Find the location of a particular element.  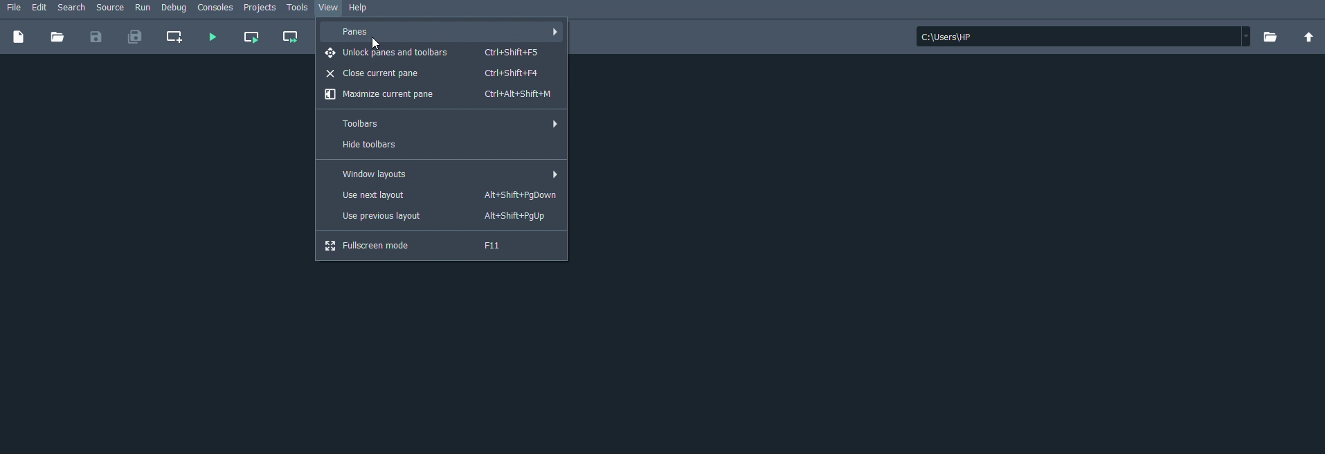

View is located at coordinates (330, 8).